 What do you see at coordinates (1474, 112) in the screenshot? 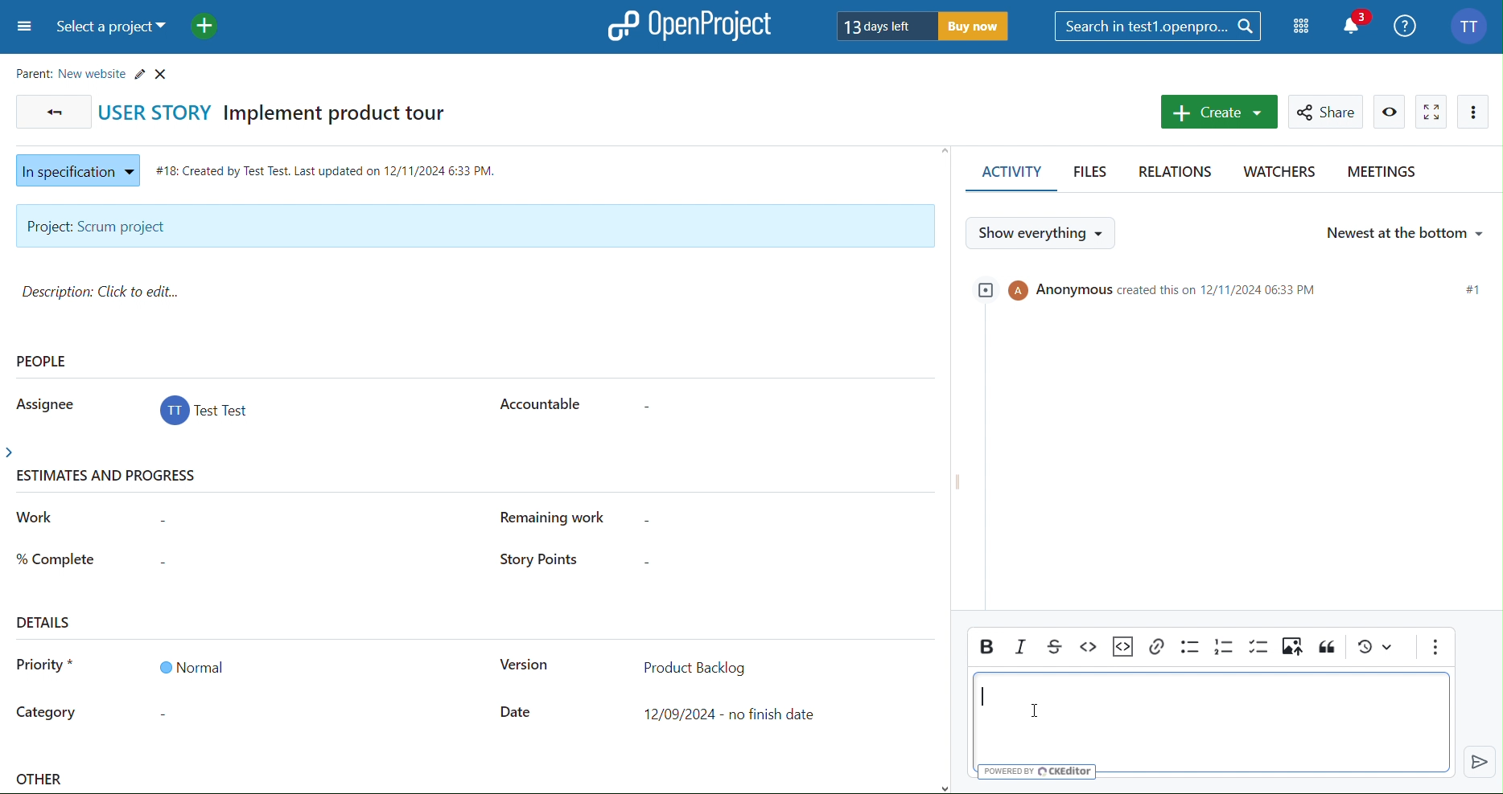
I see `More` at bounding box center [1474, 112].